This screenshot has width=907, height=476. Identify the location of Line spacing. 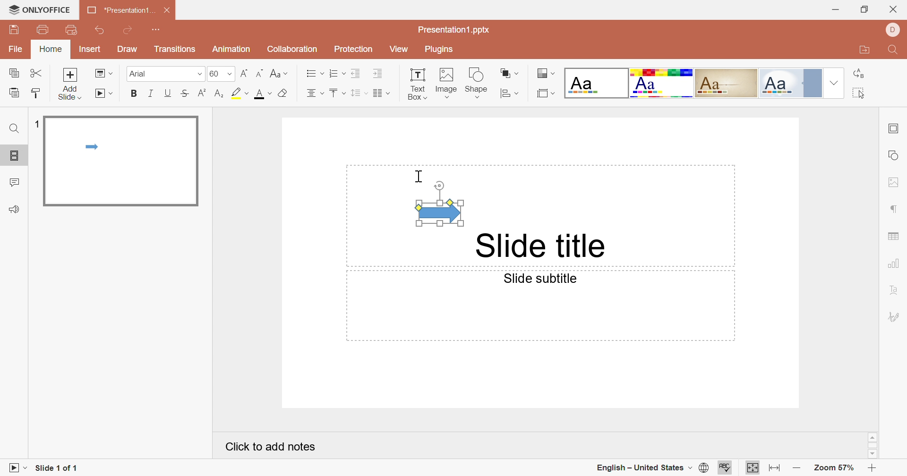
(359, 93).